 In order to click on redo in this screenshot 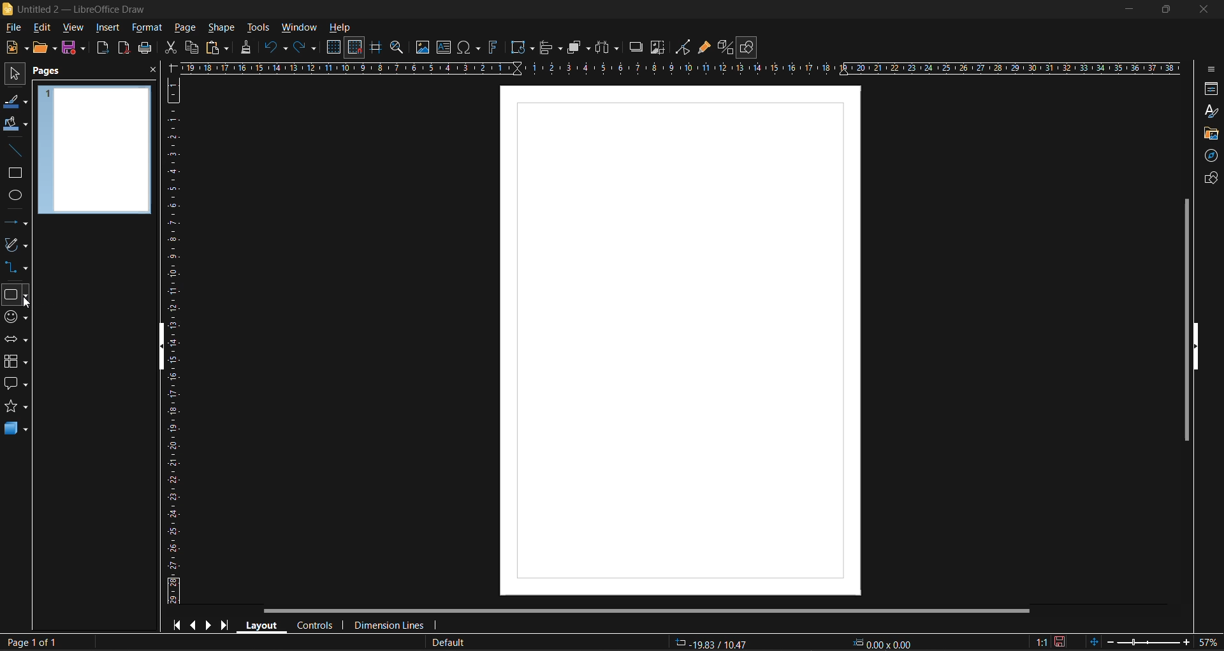, I will do `click(305, 48)`.